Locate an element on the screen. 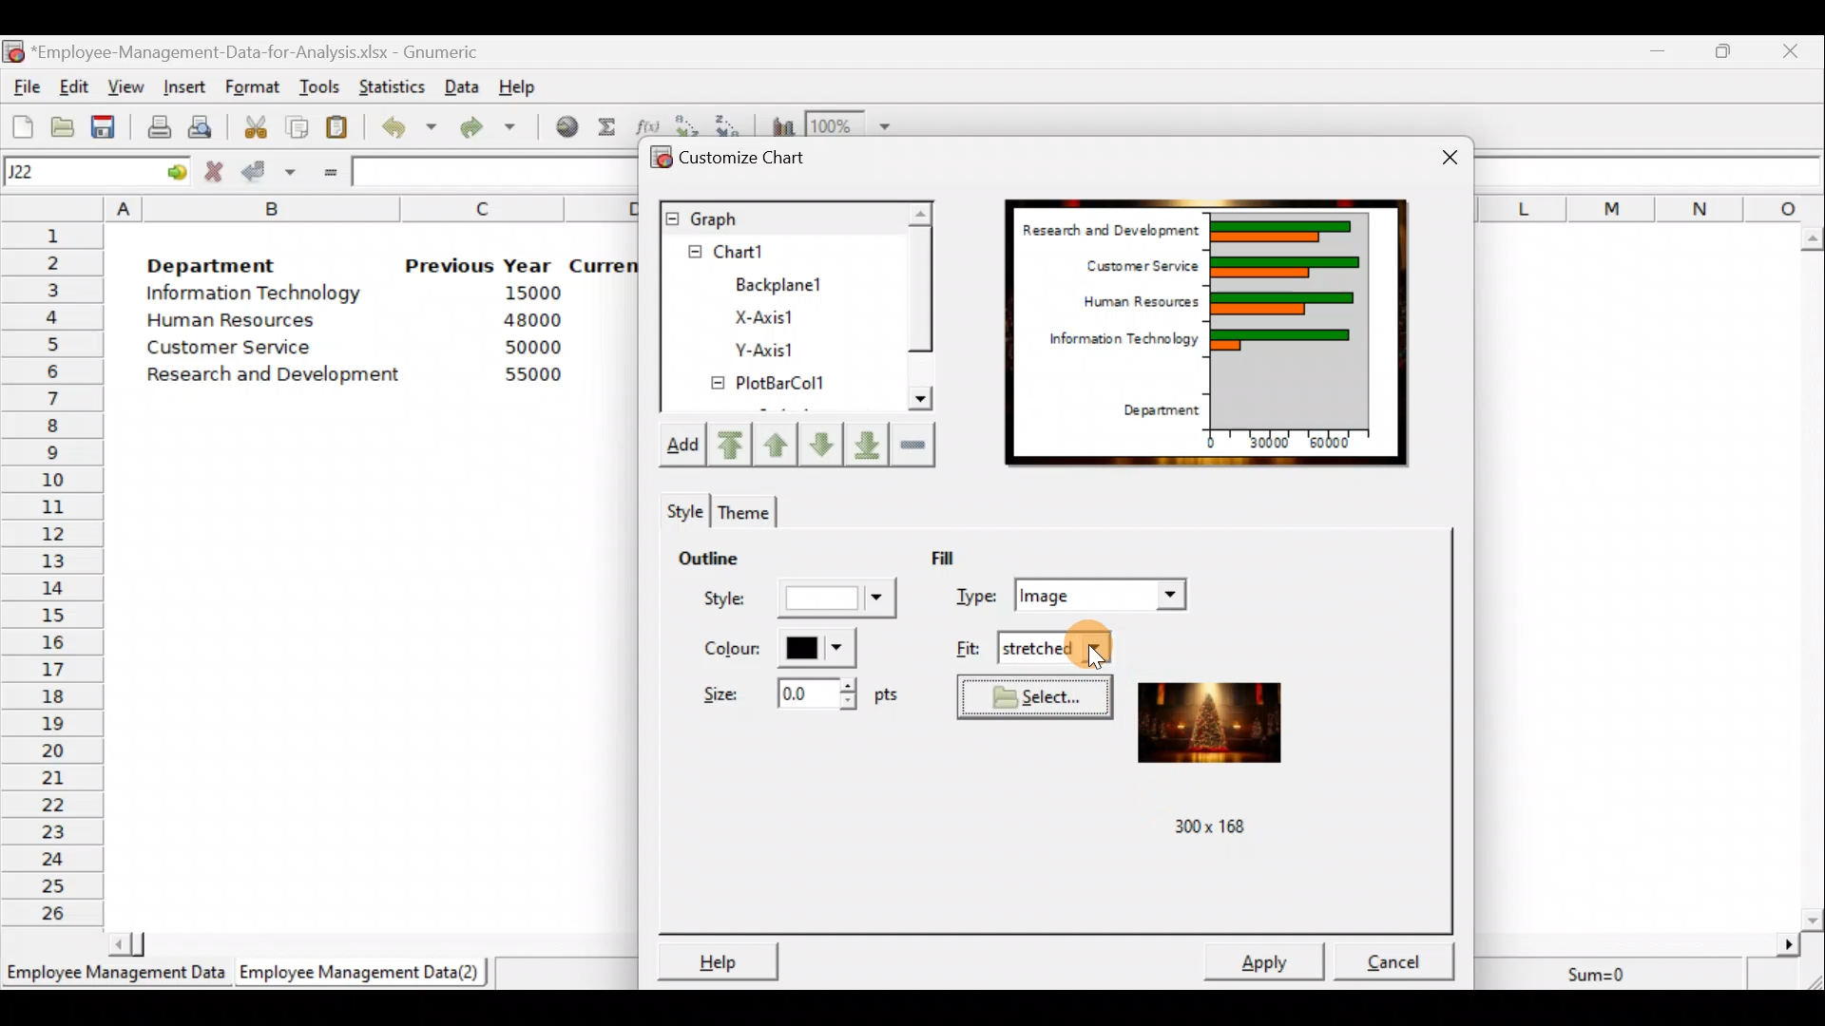  Cancel change is located at coordinates (216, 172).